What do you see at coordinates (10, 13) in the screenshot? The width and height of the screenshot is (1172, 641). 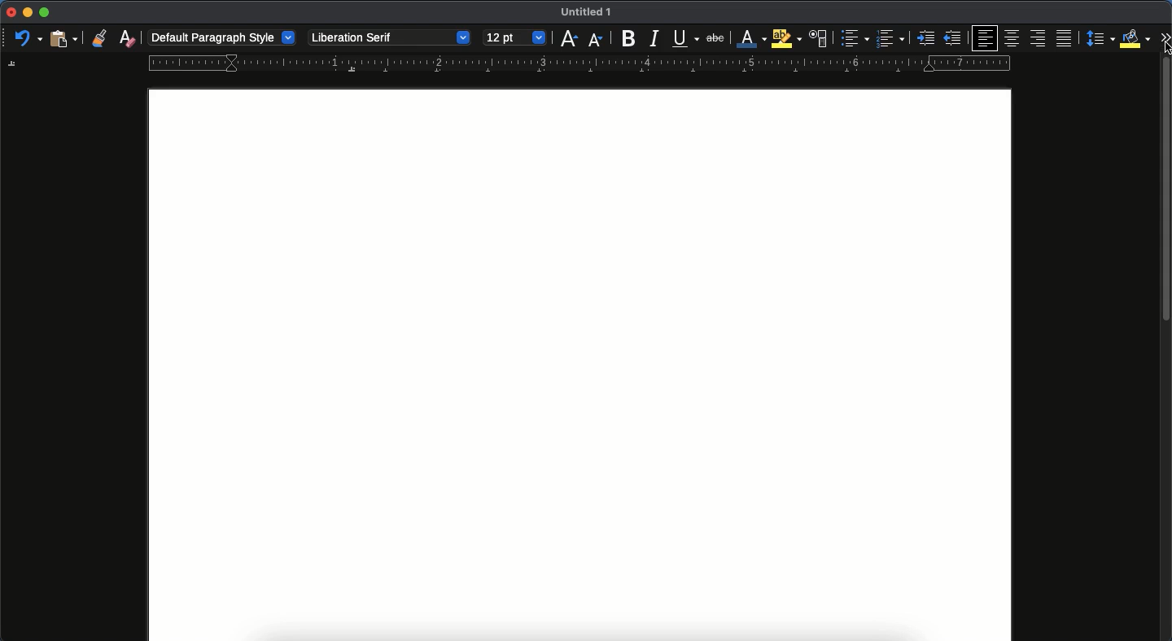 I see `close` at bounding box center [10, 13].